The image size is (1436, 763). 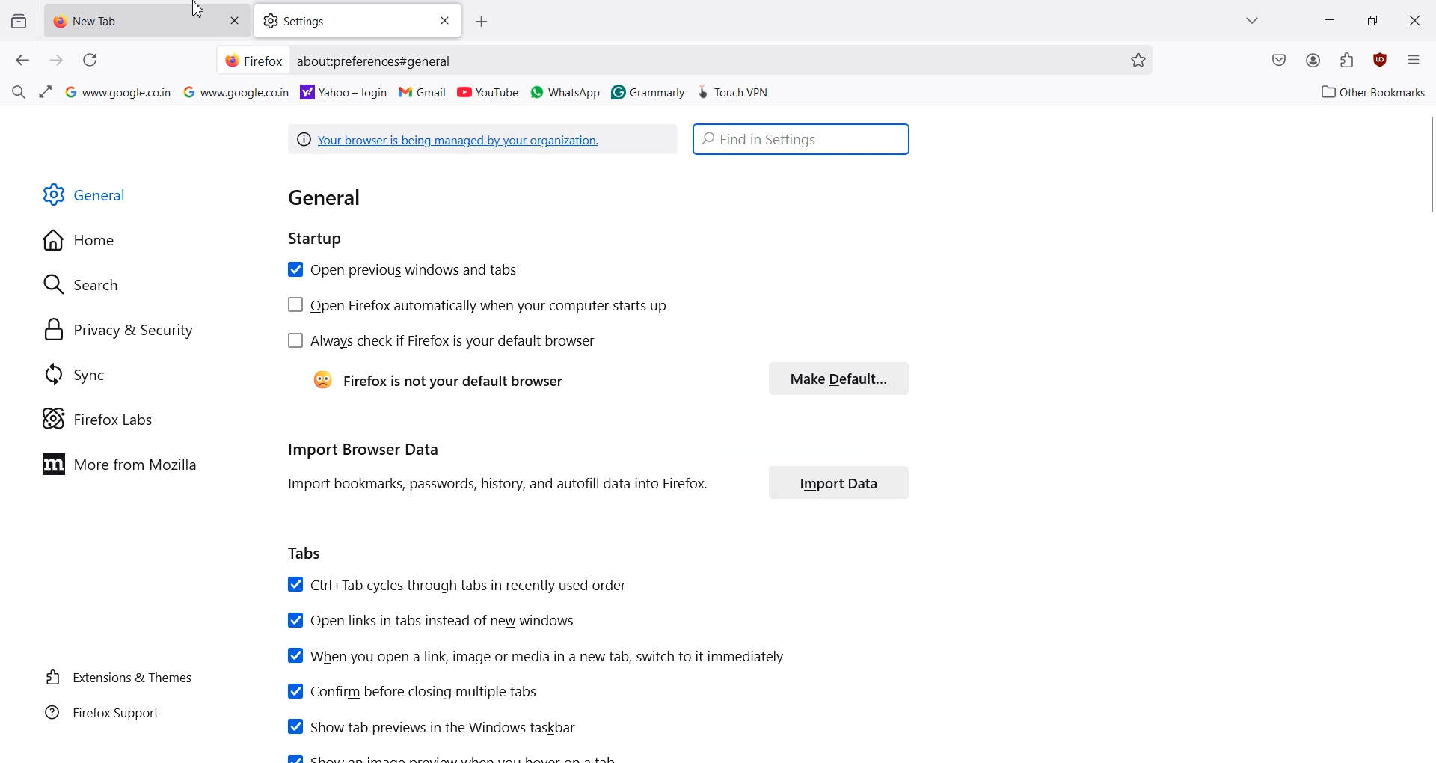 What do you see at coordinates (339, 22) in the screenshot?
I see `Settings` at bounding box center [339, 22].